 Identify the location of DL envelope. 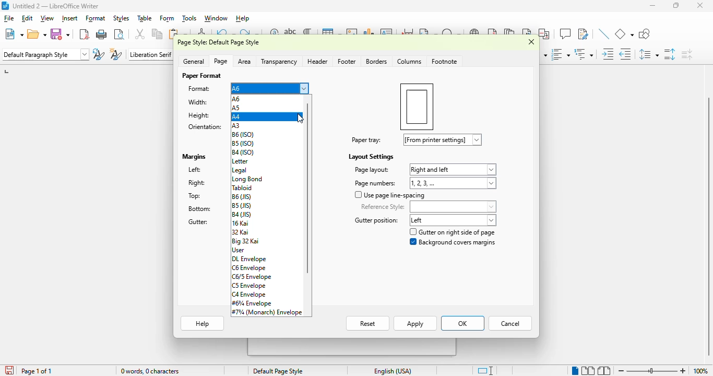
(249, 259).